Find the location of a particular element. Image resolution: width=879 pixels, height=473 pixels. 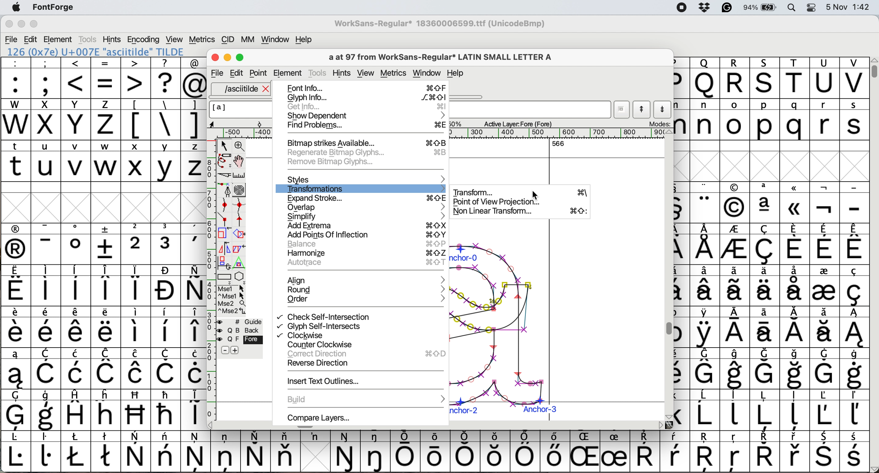

symbol is located at coordinates (107, 451).